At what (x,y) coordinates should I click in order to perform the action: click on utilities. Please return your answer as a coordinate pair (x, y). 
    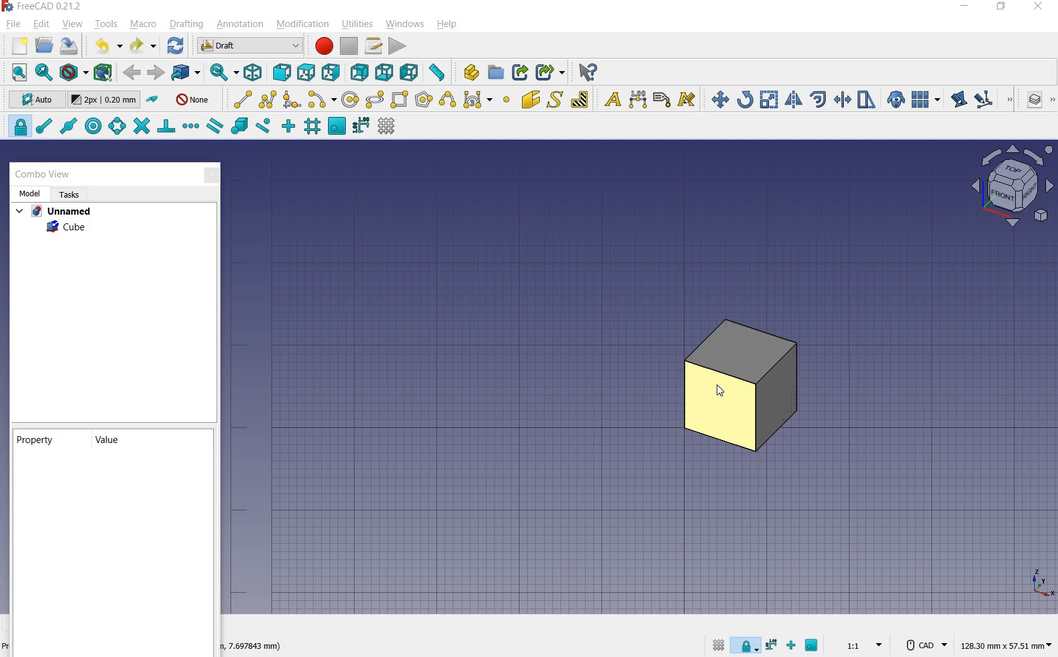
    Looking at the image, I should click on (359, 23).